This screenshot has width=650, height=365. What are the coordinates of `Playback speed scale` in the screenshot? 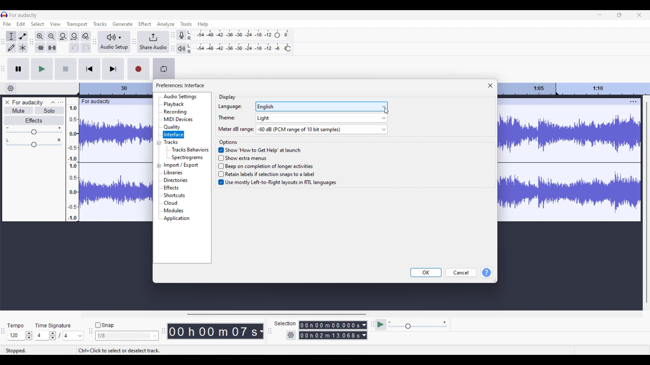 It's located at (418, 324).